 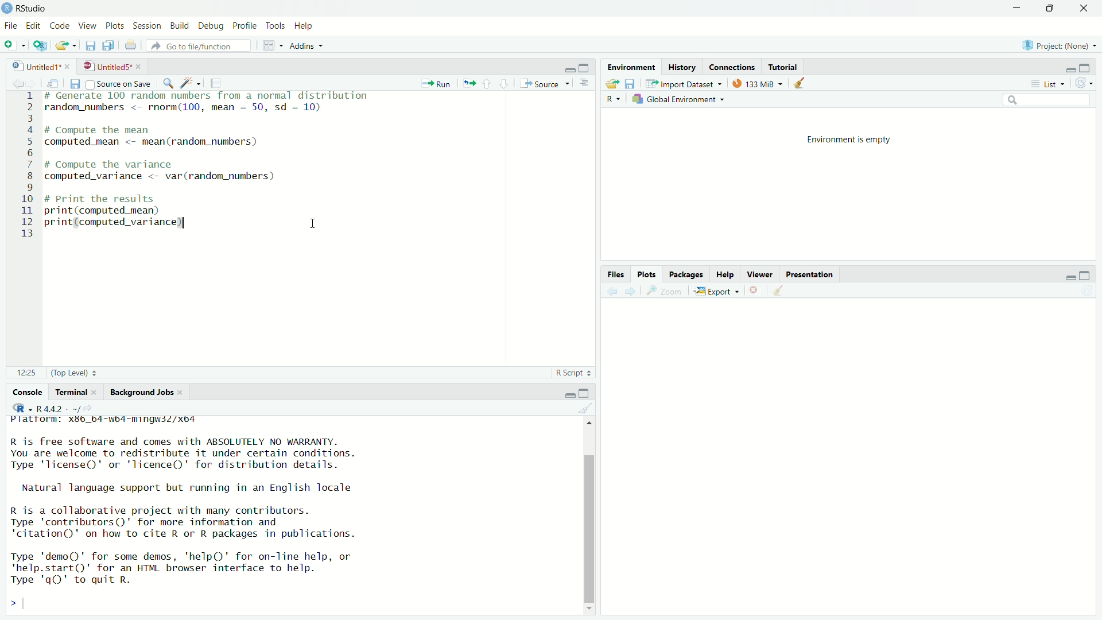 What do you see at coordinates (568, 392) in the screenshot?
I see `minimize` at bounding box center [568, 392].